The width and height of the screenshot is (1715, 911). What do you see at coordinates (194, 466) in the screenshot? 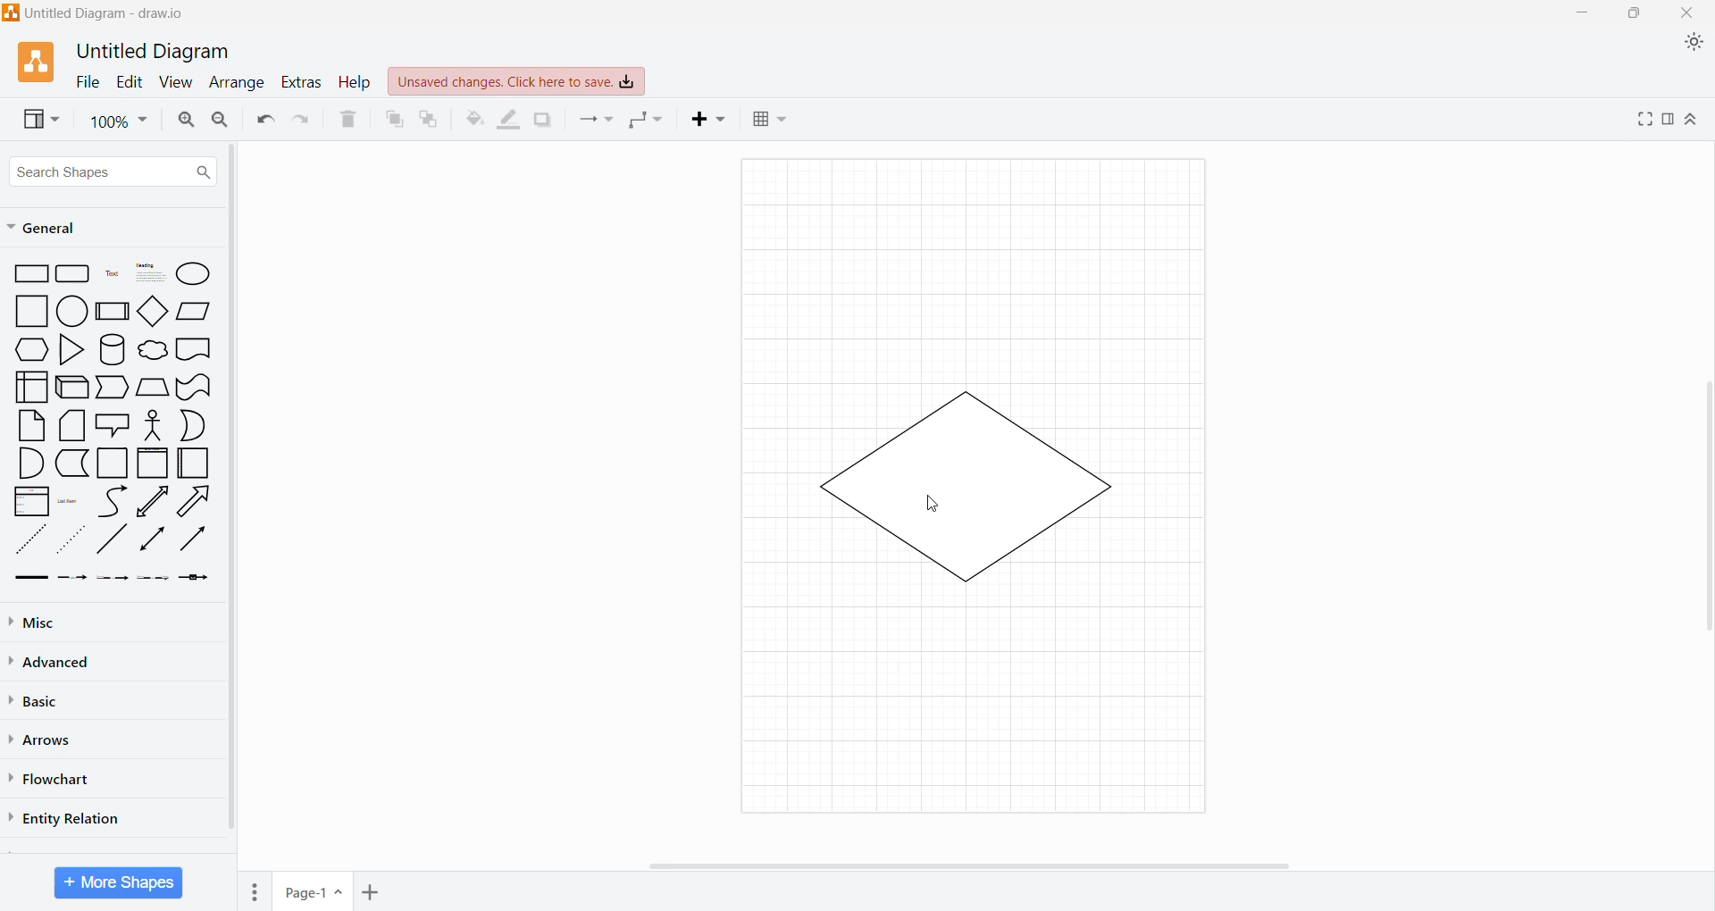
I see `Horizontal Container` at bounding box center [194, 466].